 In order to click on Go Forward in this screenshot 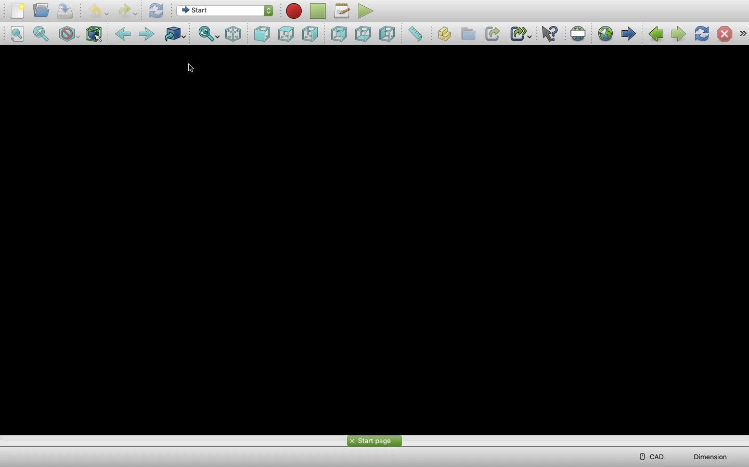, I will do `click(145, 33)`.